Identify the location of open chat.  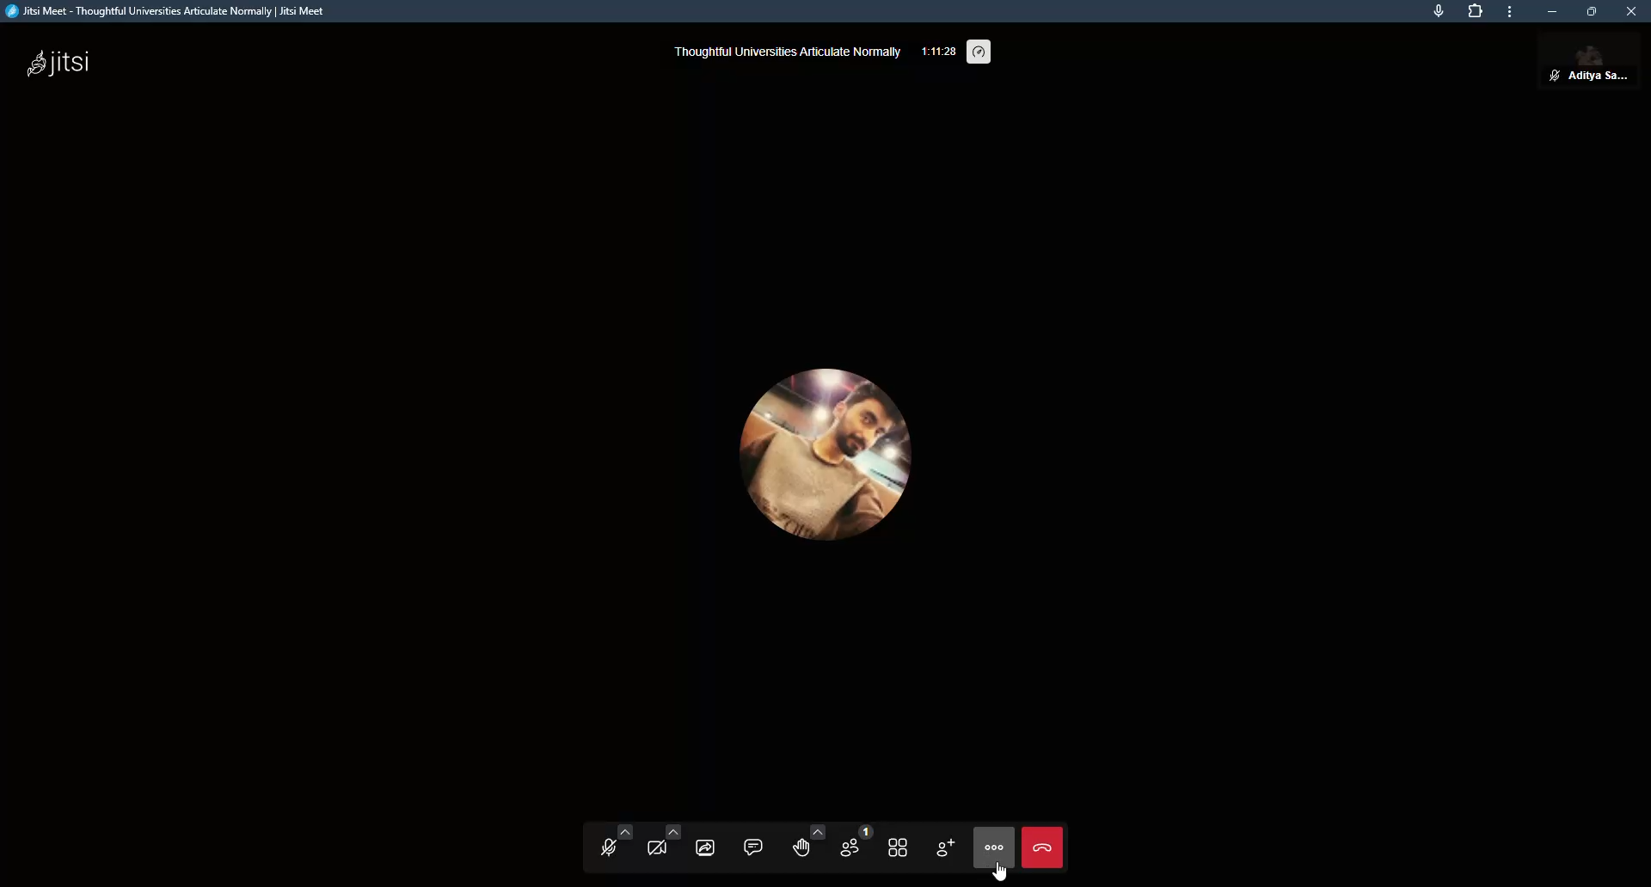
(756, 845).